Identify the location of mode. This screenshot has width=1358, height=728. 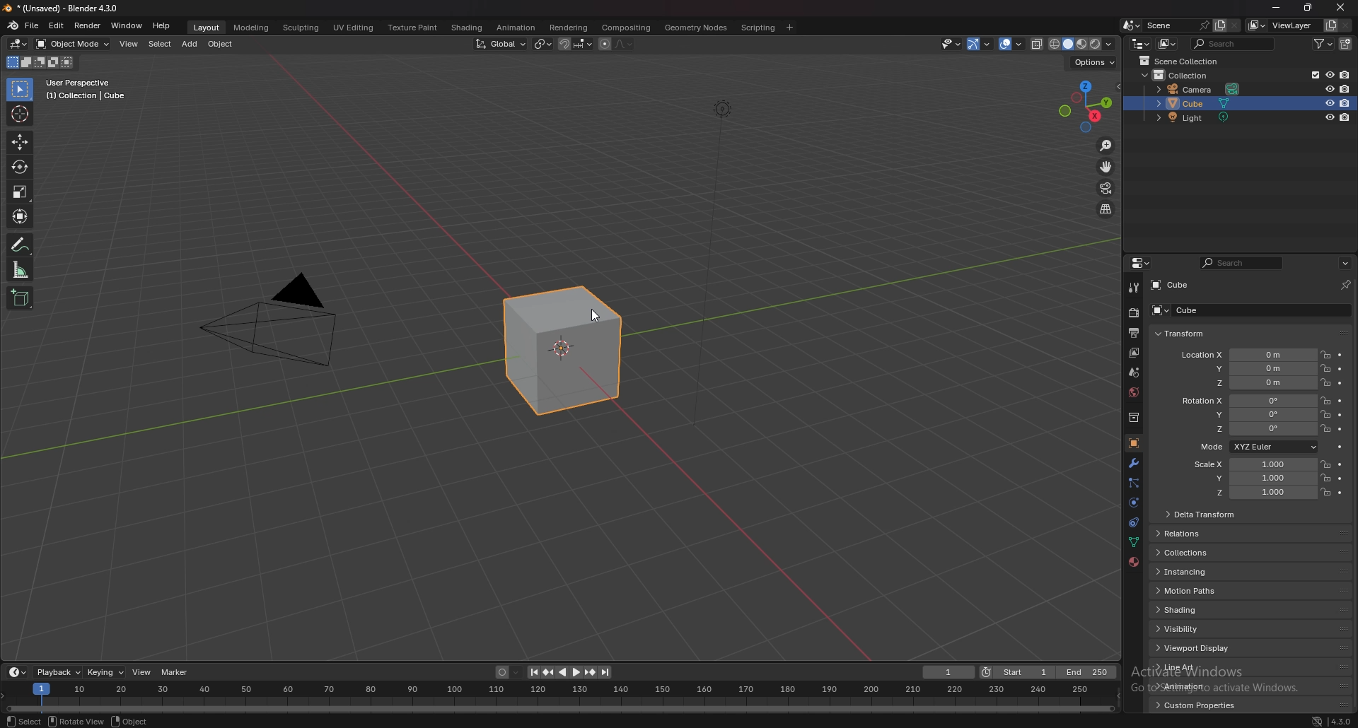
(1256, 447).